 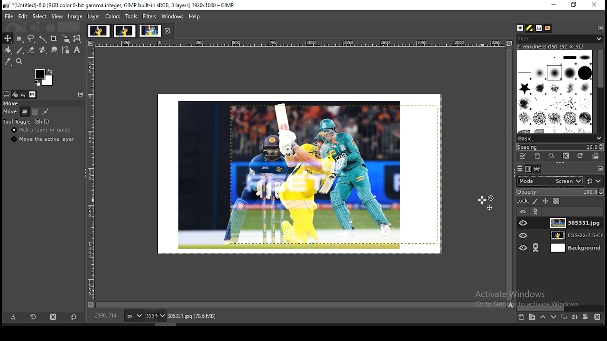 I want to click on reset to defaults, so click(x=74, y=318).